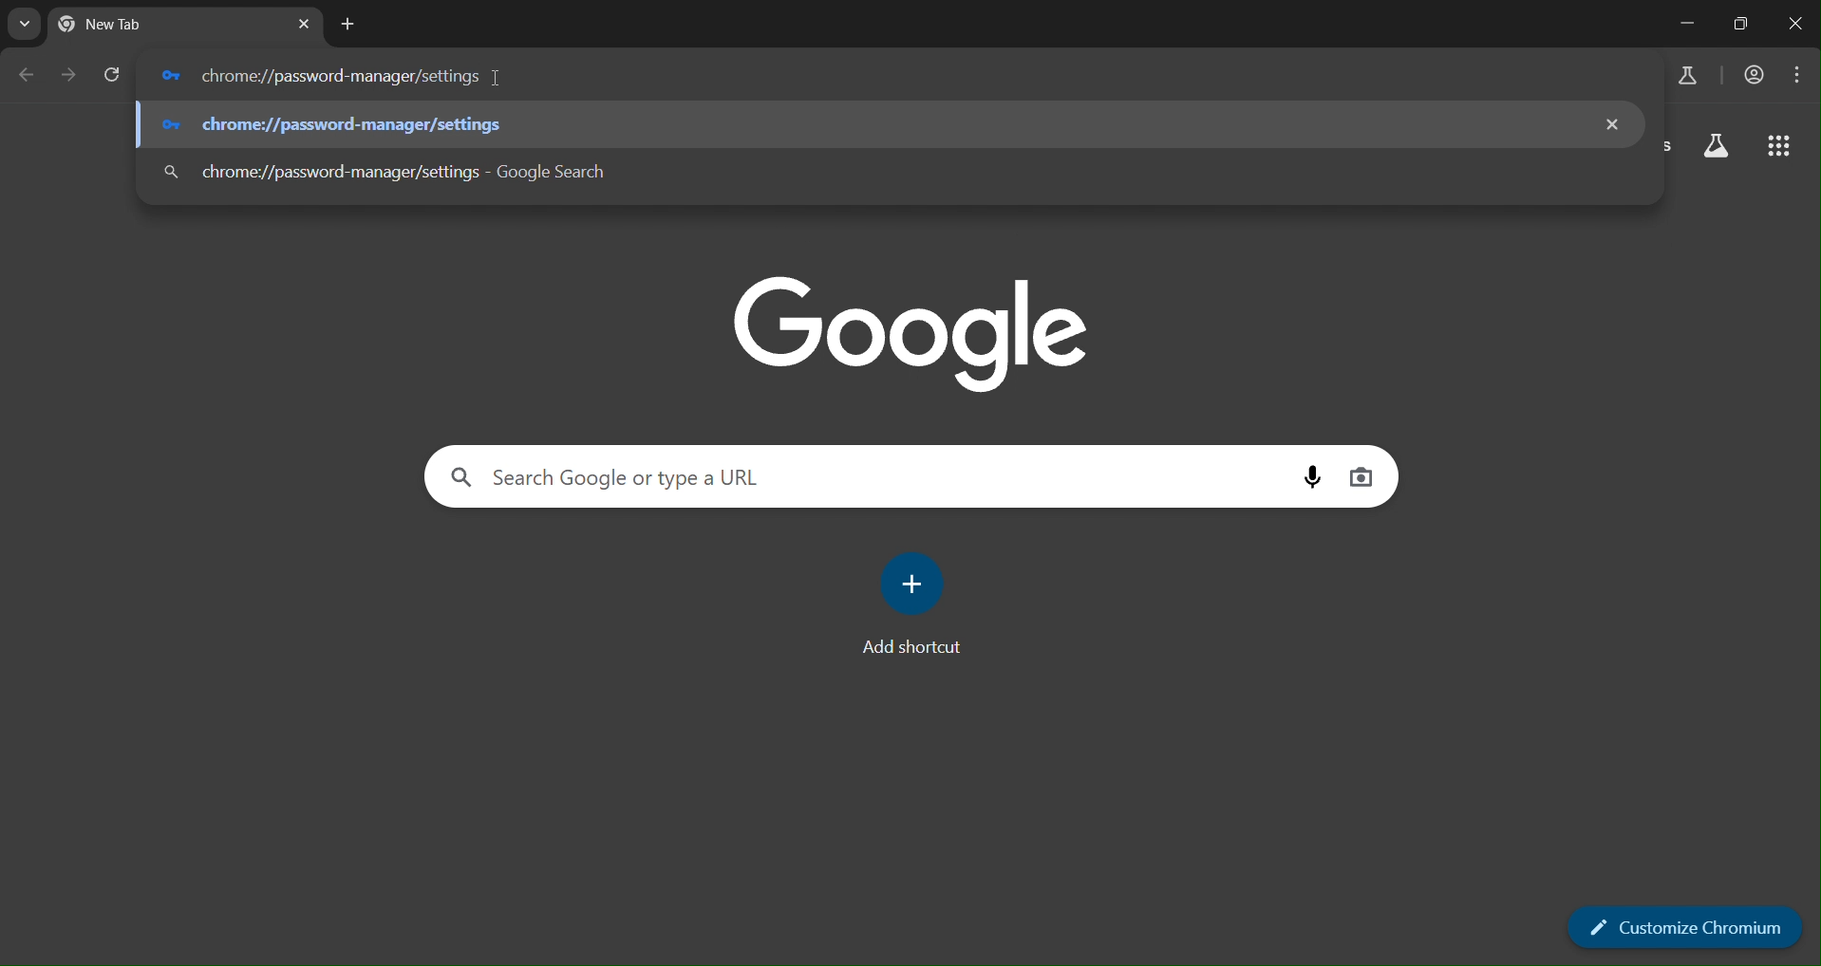  Describe the element at coordinates (898, 75) in the screenshot. I see `chrome://password-manager/settings` at that location.